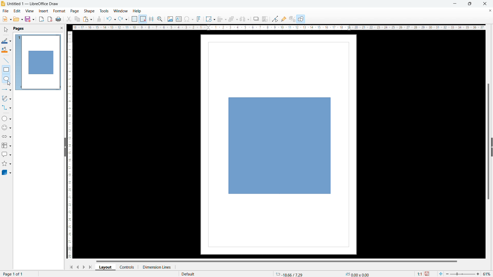  What do you see at coordinates (233, 19) in the screenshot?
I see `arrange` at bounding box center [233, 19].